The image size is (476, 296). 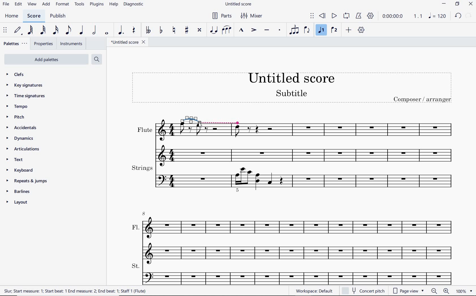 What do you see at coordinates (334, 30) in the screenshot?
I see `VOICE 2` at bounding box center [334, 30].